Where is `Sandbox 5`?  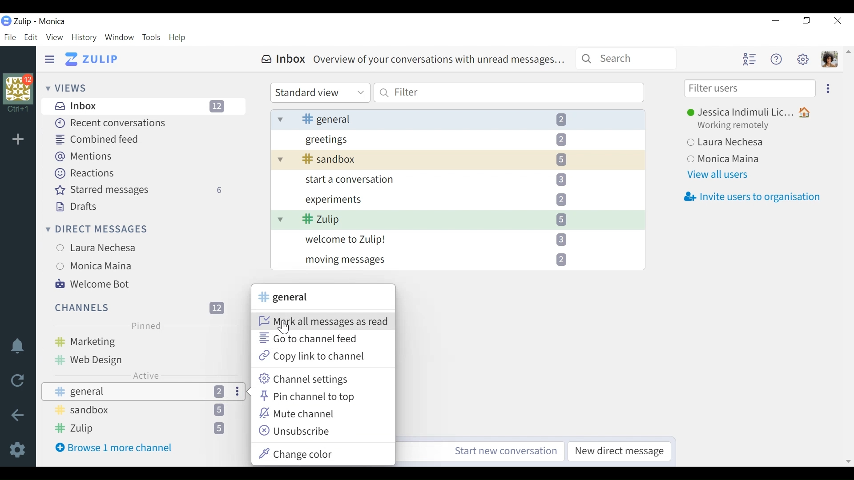 Sandbox 5 is located at coordinates (457, 160).